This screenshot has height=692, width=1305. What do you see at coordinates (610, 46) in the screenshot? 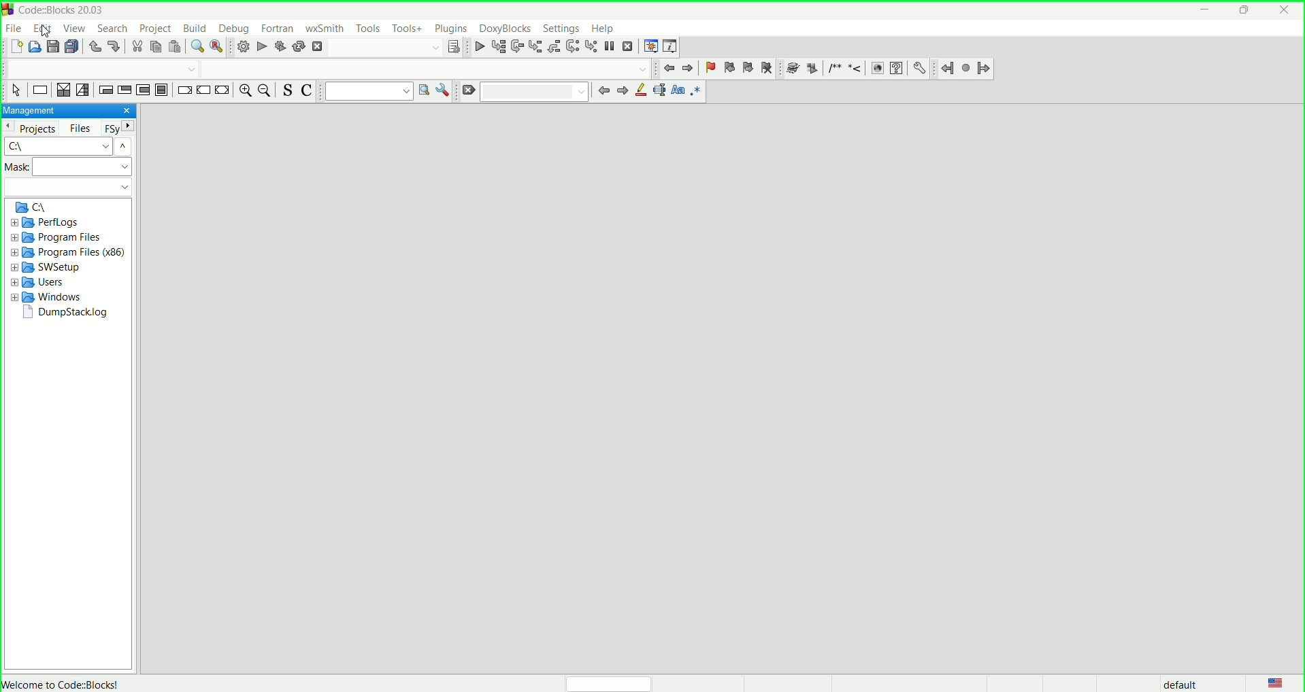
I see `break debugger` at bounding box center [610, 46].